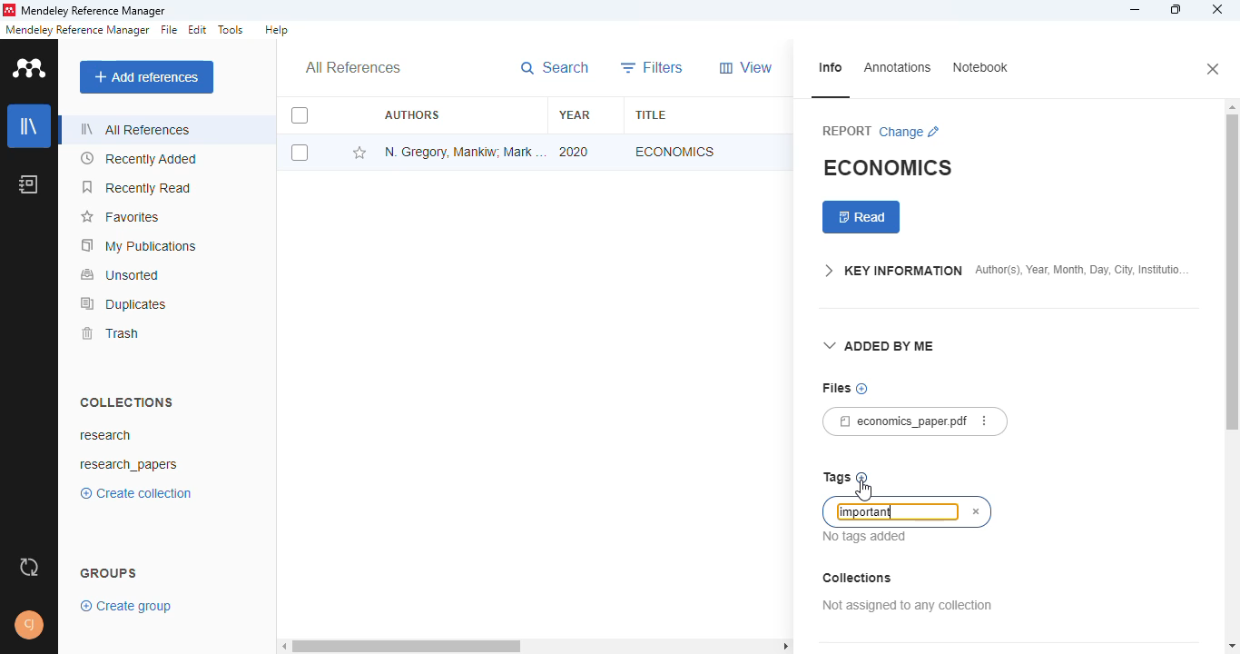  Describe the element at coordinates (898, 68) in the screenshot. I see `annotations` at that location.